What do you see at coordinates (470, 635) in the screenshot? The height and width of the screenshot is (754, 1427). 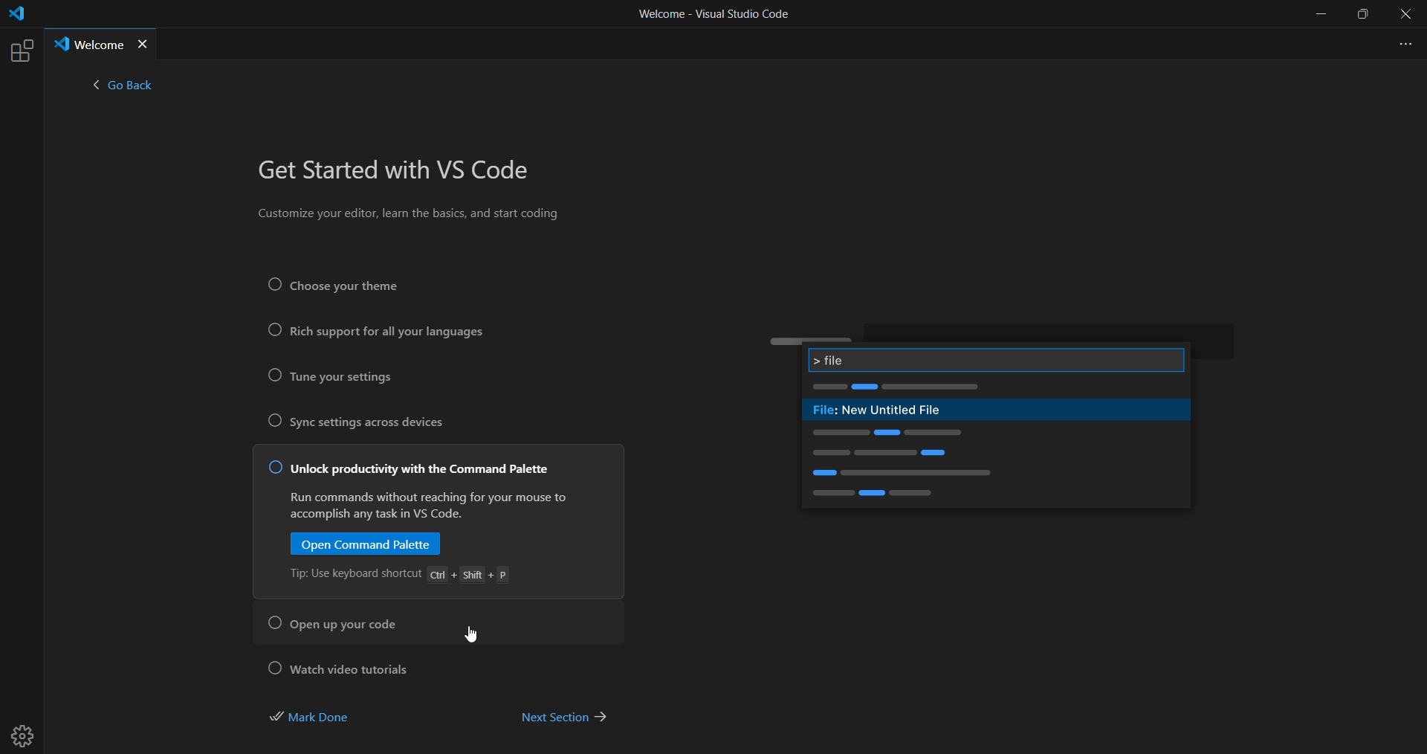 I see `cursor` at bounding box center [470, 635].